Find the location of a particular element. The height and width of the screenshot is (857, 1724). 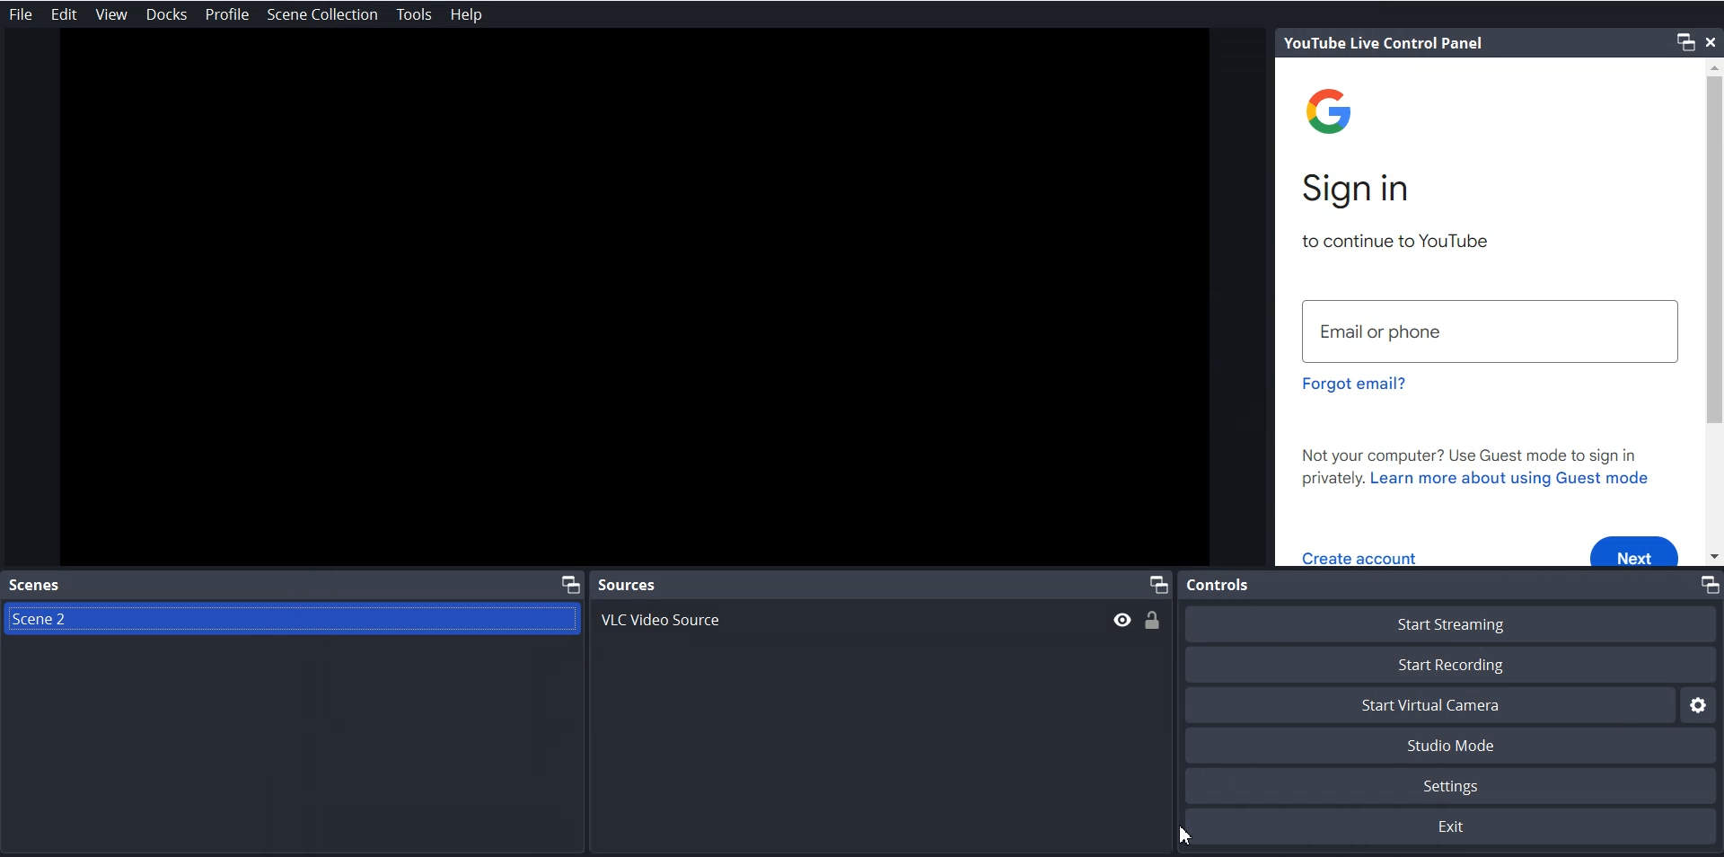

Cursor is located at coordinates (1186, 832).